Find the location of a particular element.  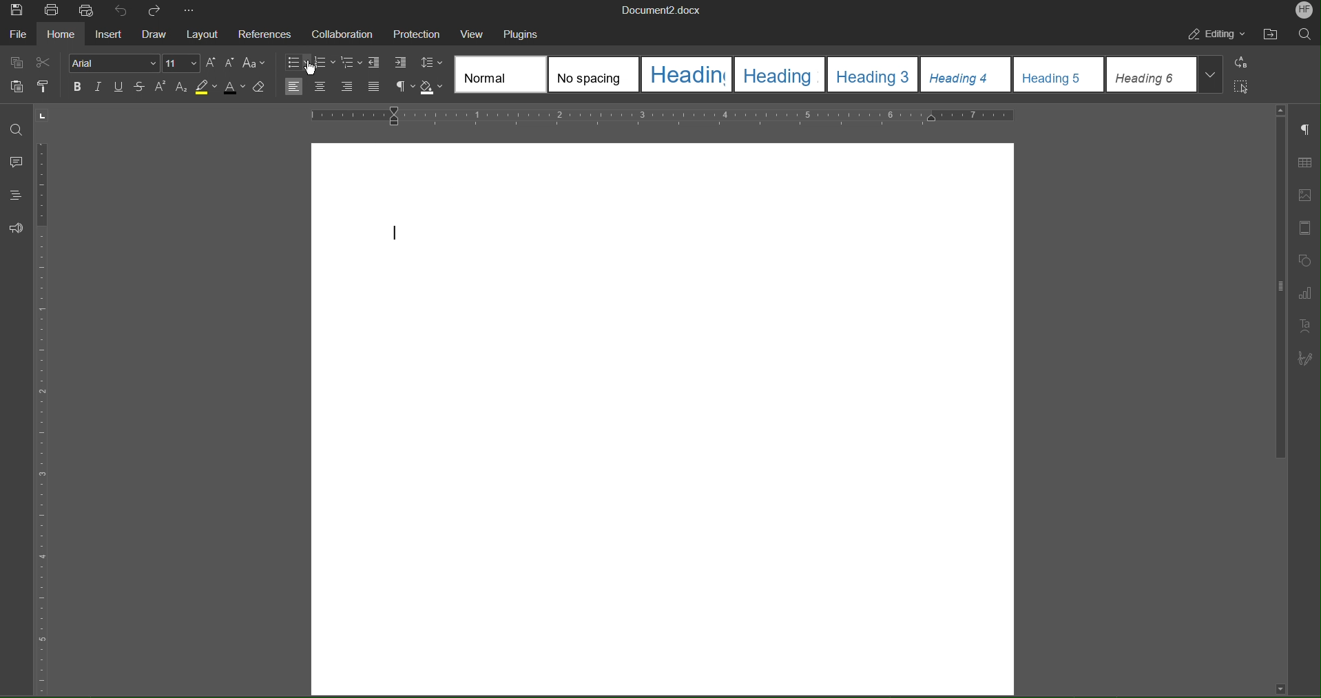

Horizontal Ruler is located at coordinates (663, 116).